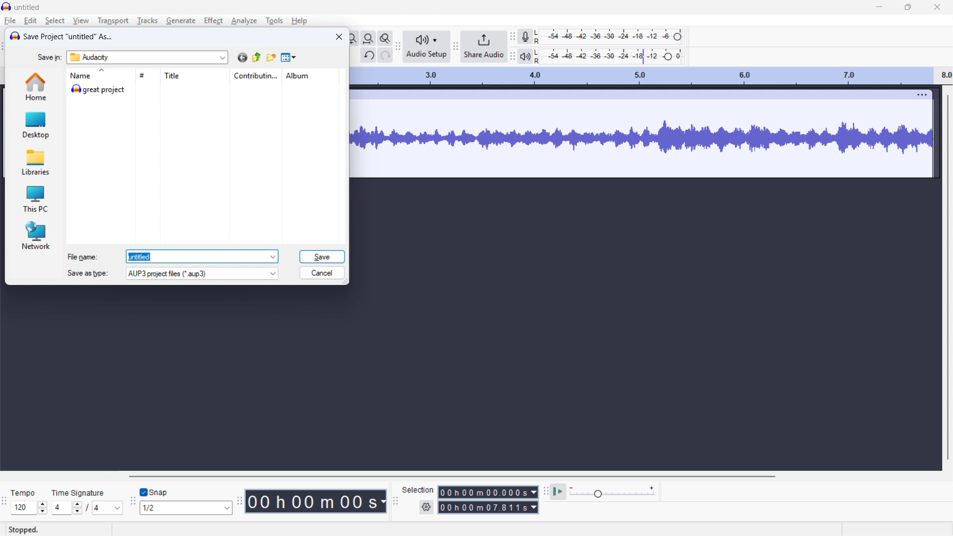 This screenshot has height=536, width=953. What do you see at coordinates (512, 57) in the screenshot?
I see `playback meter toolbar` at bounding box center [512, 57].